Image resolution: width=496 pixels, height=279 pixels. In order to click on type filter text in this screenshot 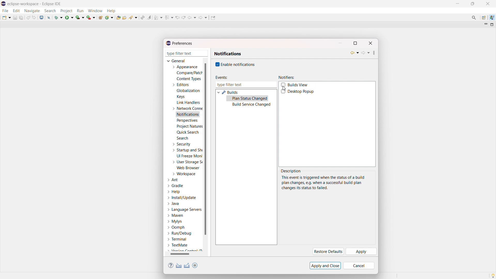, I will do `click(246, 85)`.